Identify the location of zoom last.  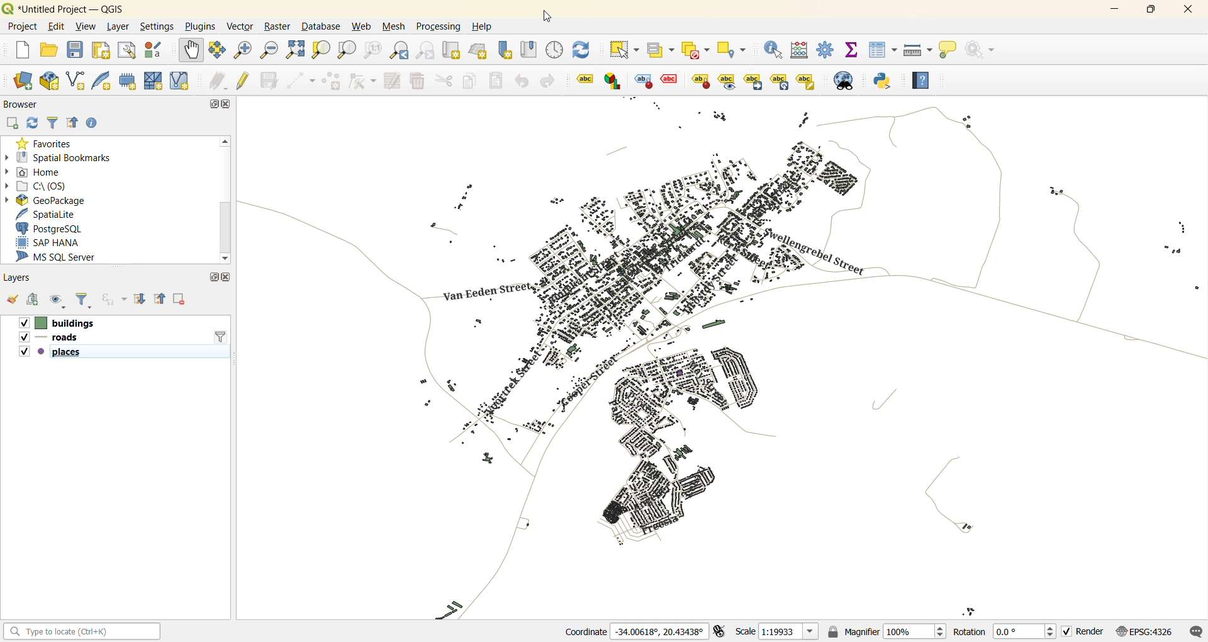
(400, 48).